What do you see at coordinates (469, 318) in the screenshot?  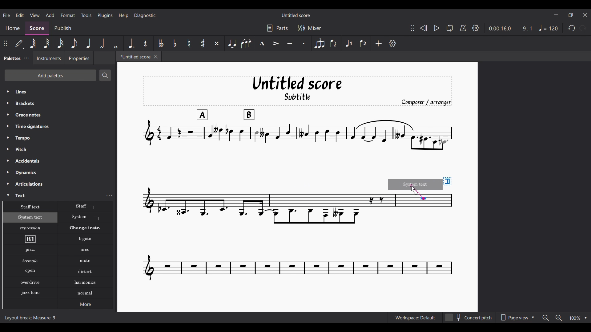 I see `Concert pitch toggle` at bounding box center [469, 318].